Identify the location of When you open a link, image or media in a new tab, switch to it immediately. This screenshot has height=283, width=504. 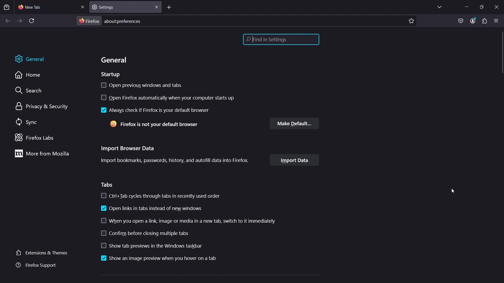
(185, 219).